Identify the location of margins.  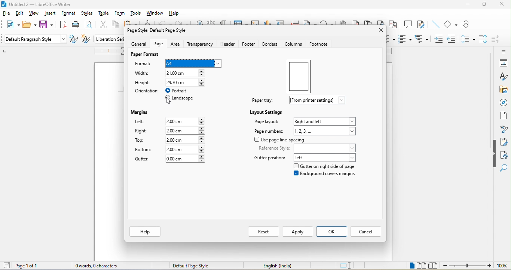
(140, 113).